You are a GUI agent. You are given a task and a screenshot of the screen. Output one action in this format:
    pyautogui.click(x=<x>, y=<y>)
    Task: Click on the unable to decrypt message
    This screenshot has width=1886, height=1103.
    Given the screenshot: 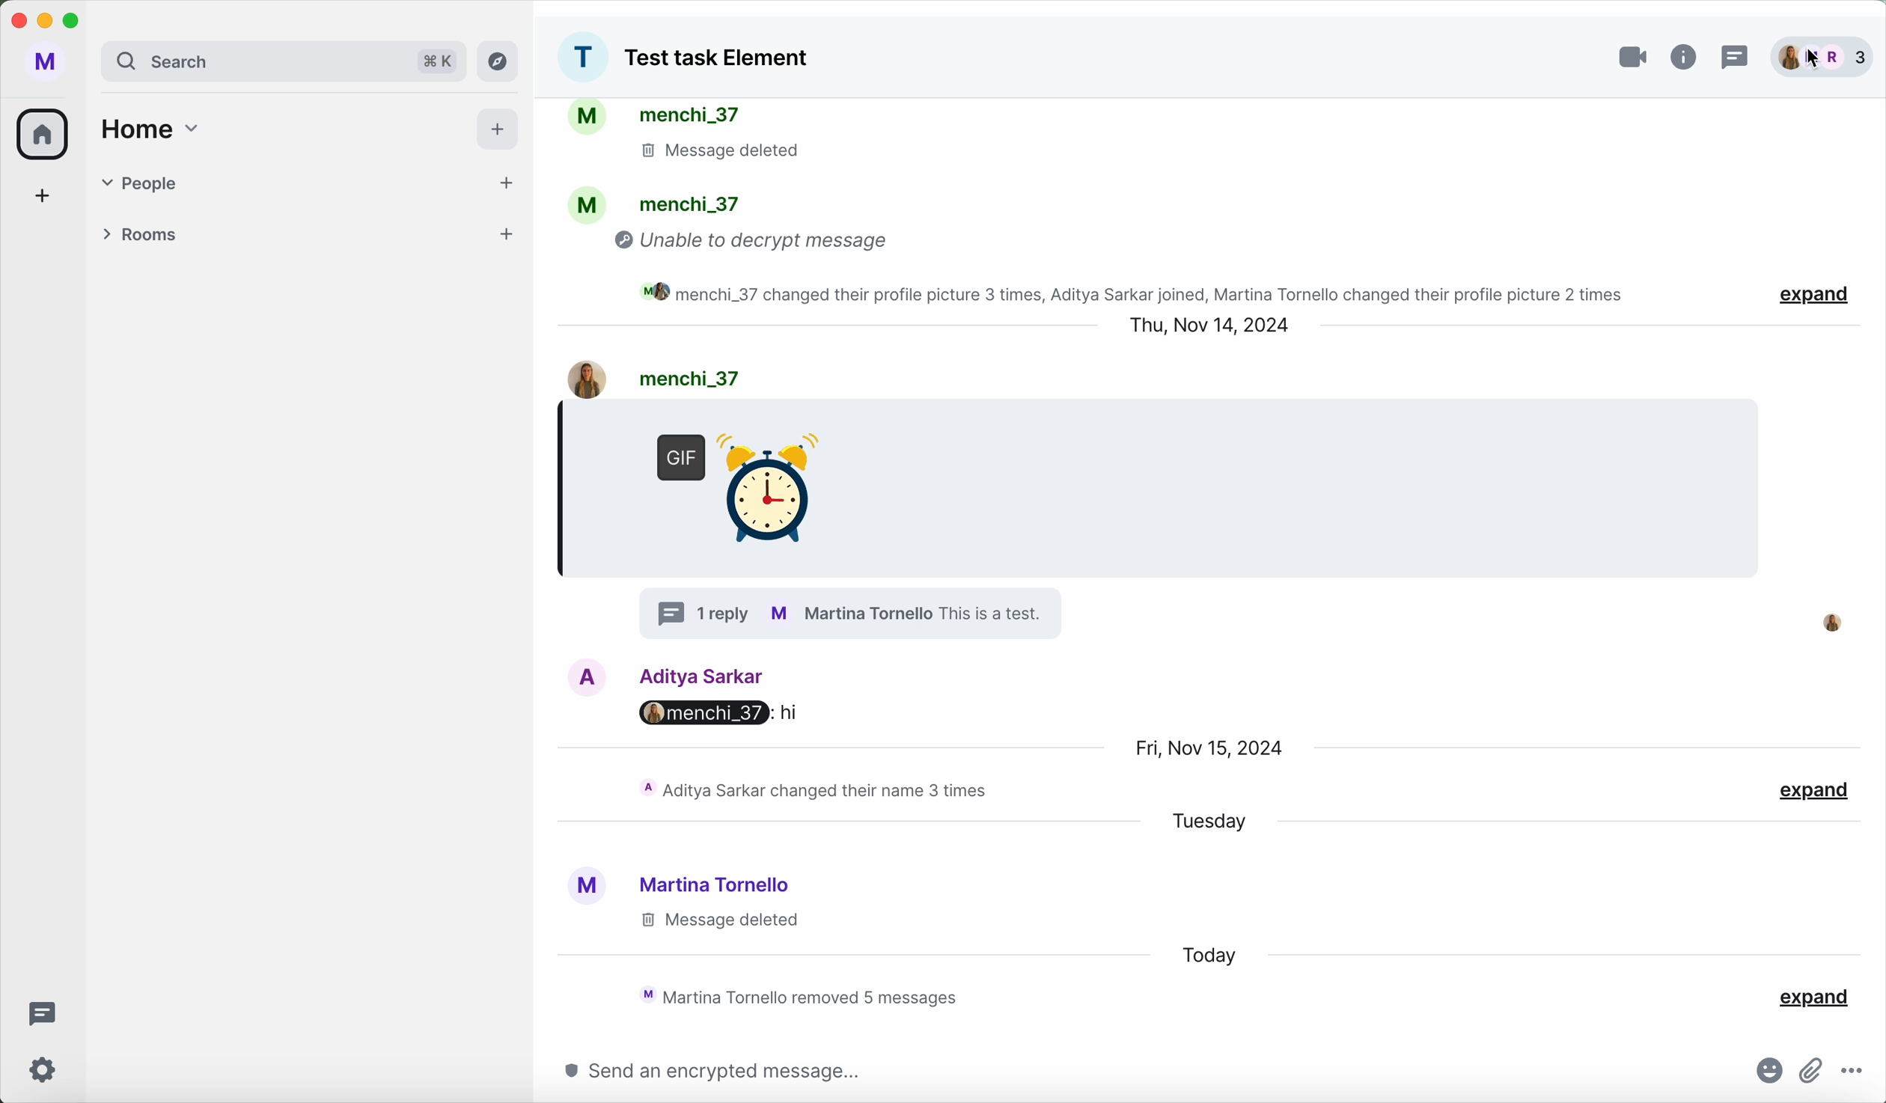 What is the action you would take?
    pyautogui.click(x=757, y=242)
    